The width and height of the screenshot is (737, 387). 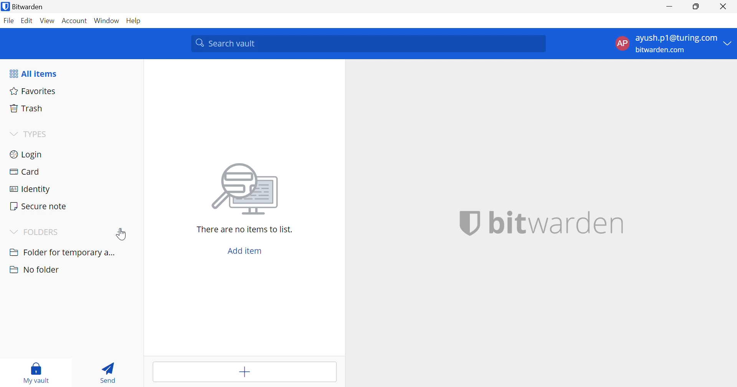 What do you see at coordinates (558, 223) in the screenshot?
I see `bitwarden` at bounding box center [558, 223].